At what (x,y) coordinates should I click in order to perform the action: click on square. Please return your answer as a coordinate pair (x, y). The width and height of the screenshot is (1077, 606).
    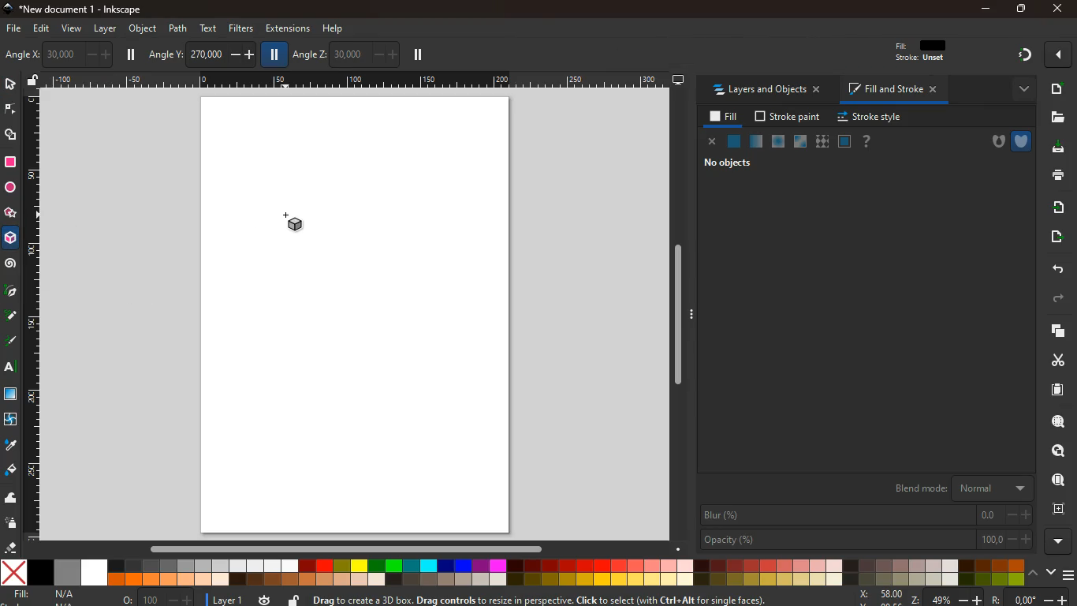
    Looking at the image, I should click on (10, 162).